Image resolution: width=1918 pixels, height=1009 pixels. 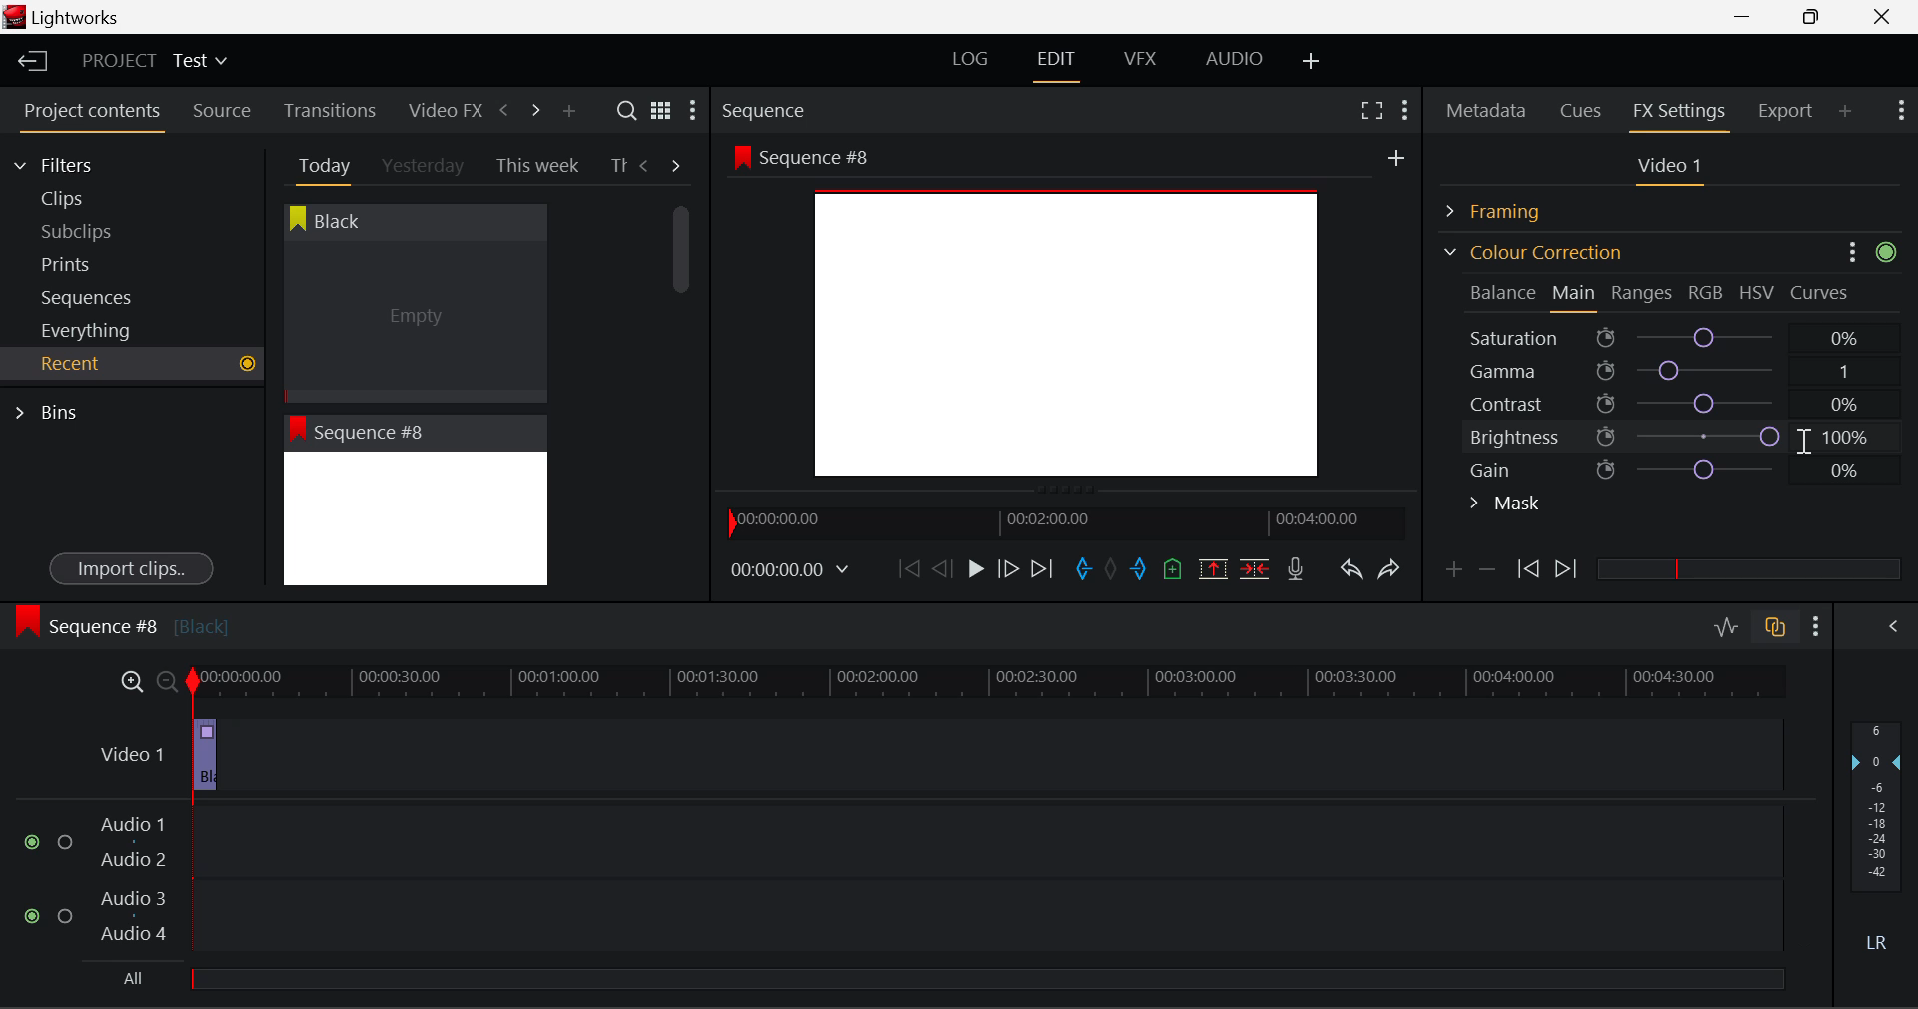 What do you see at coordinates (1690, 466) in the screenshot?
I see `Gain` at bounding box center [1690, 466].